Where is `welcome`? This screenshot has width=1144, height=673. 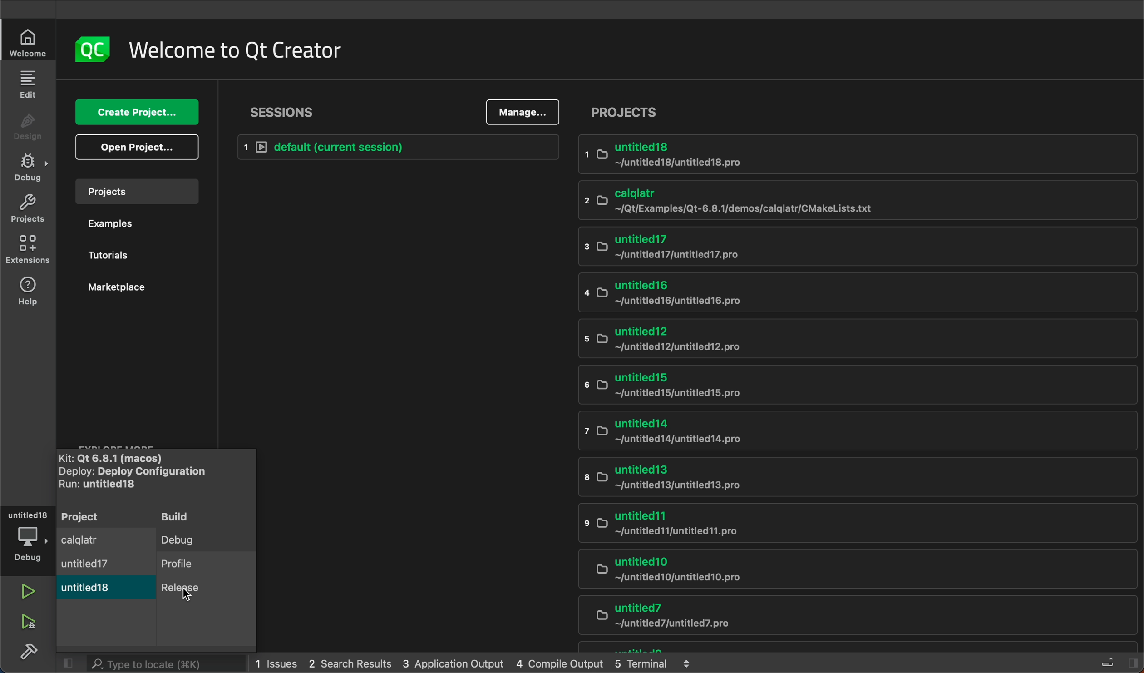 welcome is located at coordinates (234, 48).